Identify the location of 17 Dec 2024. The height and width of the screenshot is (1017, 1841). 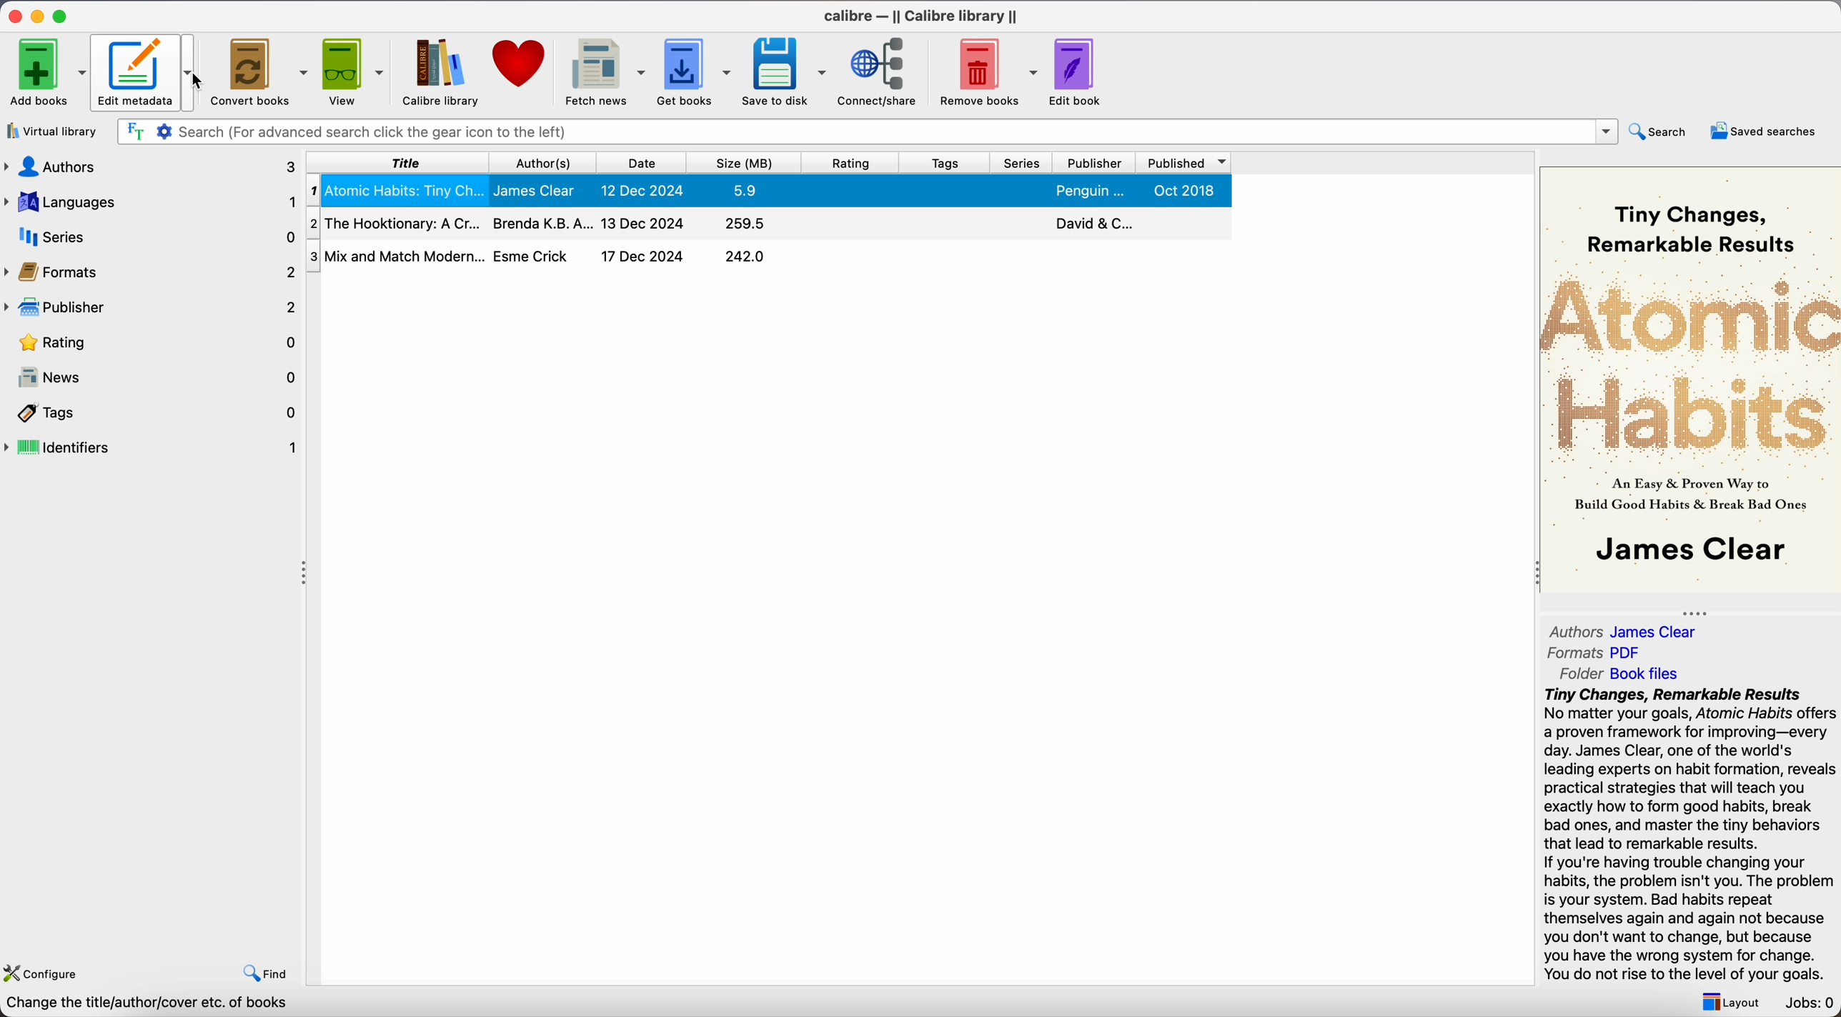
(642, 256).